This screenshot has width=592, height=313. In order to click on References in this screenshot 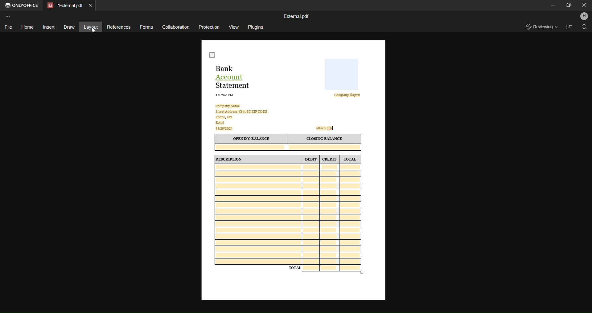, I will do `click(119, 28)`.